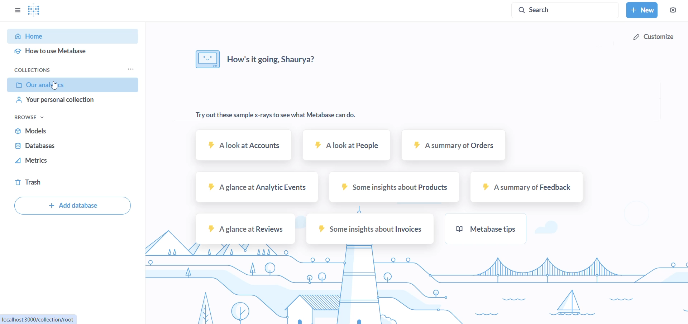 The image size is (688, 324). What do you see at coordinates (34, 10) in the screenshot?
I see `metabase logo` at bounding box center [34, 10].